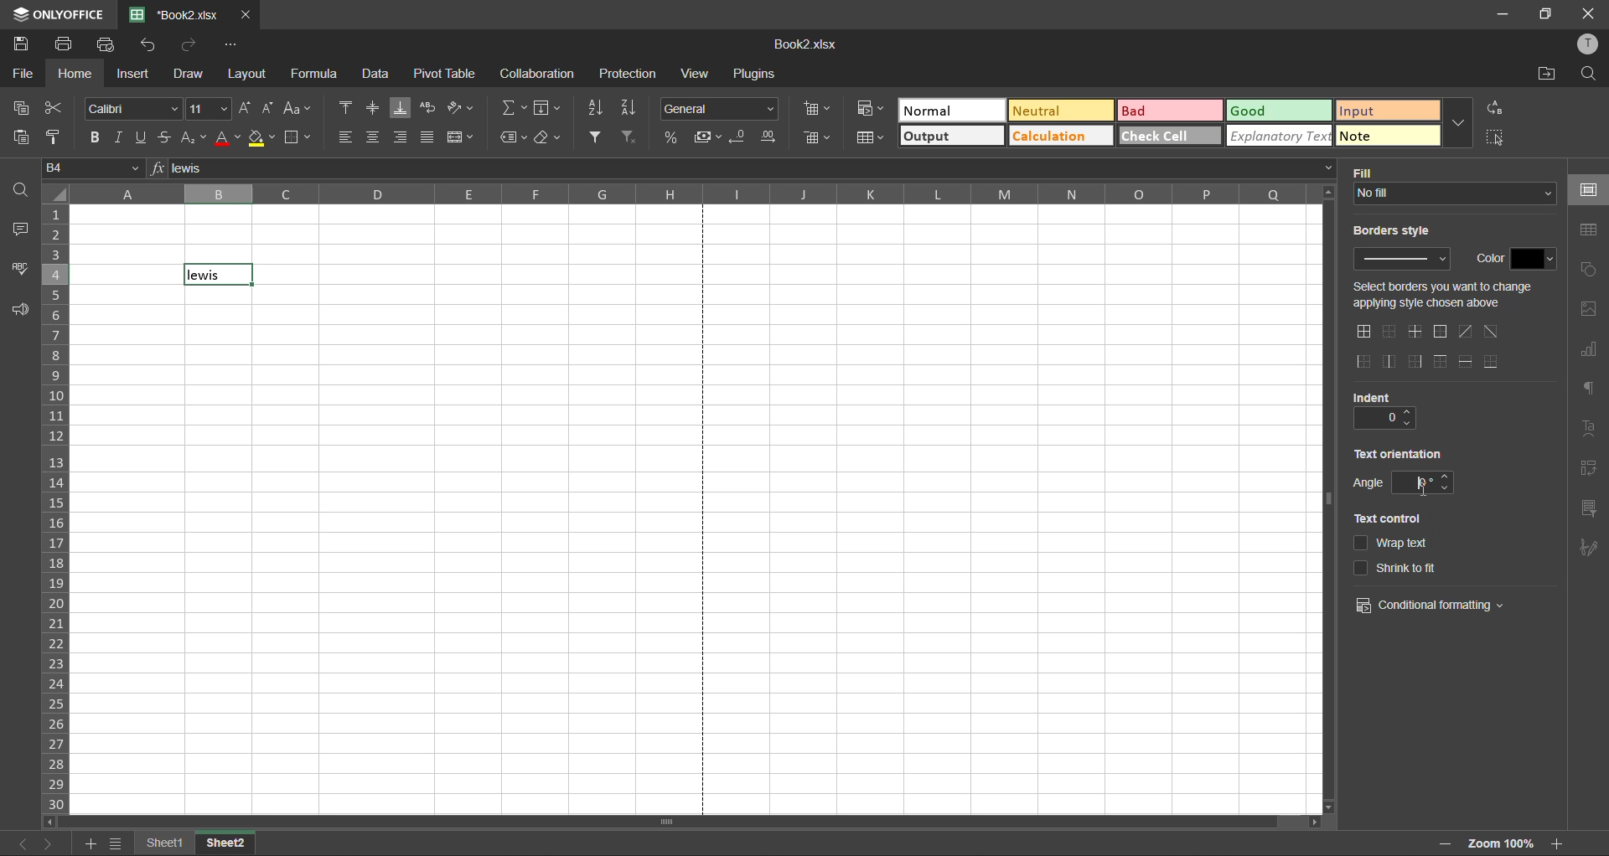 This screenshot has height=856, width=1609. What do you see at coordinates (316, 75) in the screenshot?
I see `formula` at bounding box center [316, 75].